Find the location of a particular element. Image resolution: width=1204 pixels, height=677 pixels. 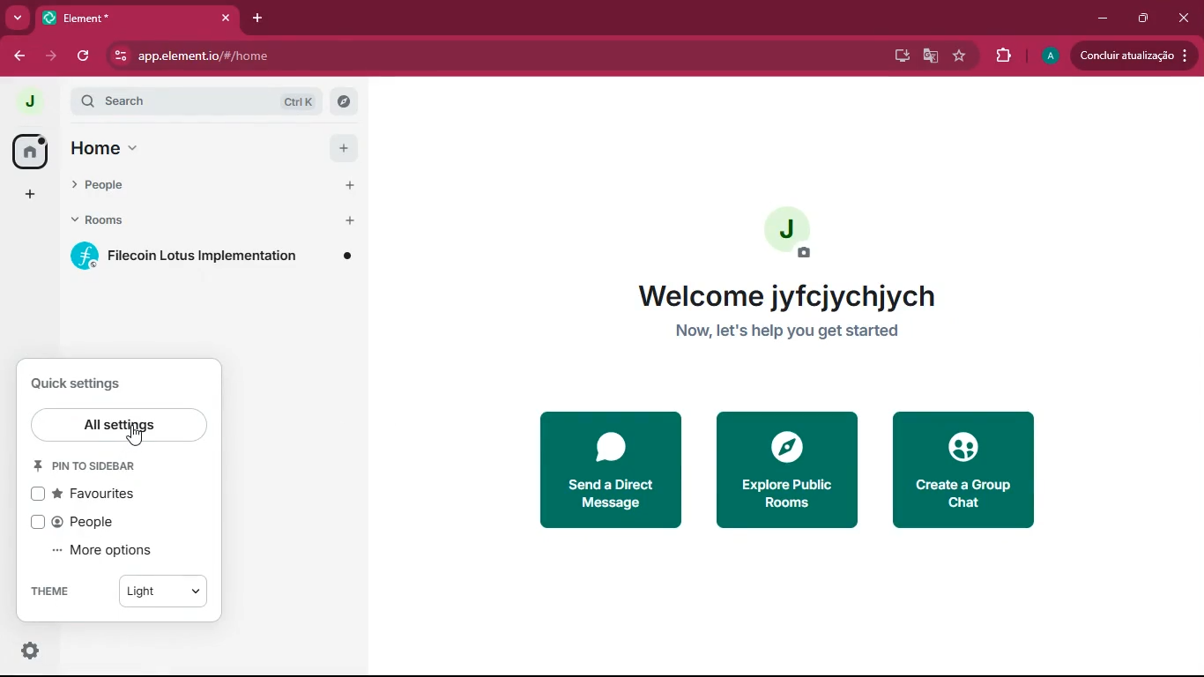

more options is located at coordinates (115, 552).